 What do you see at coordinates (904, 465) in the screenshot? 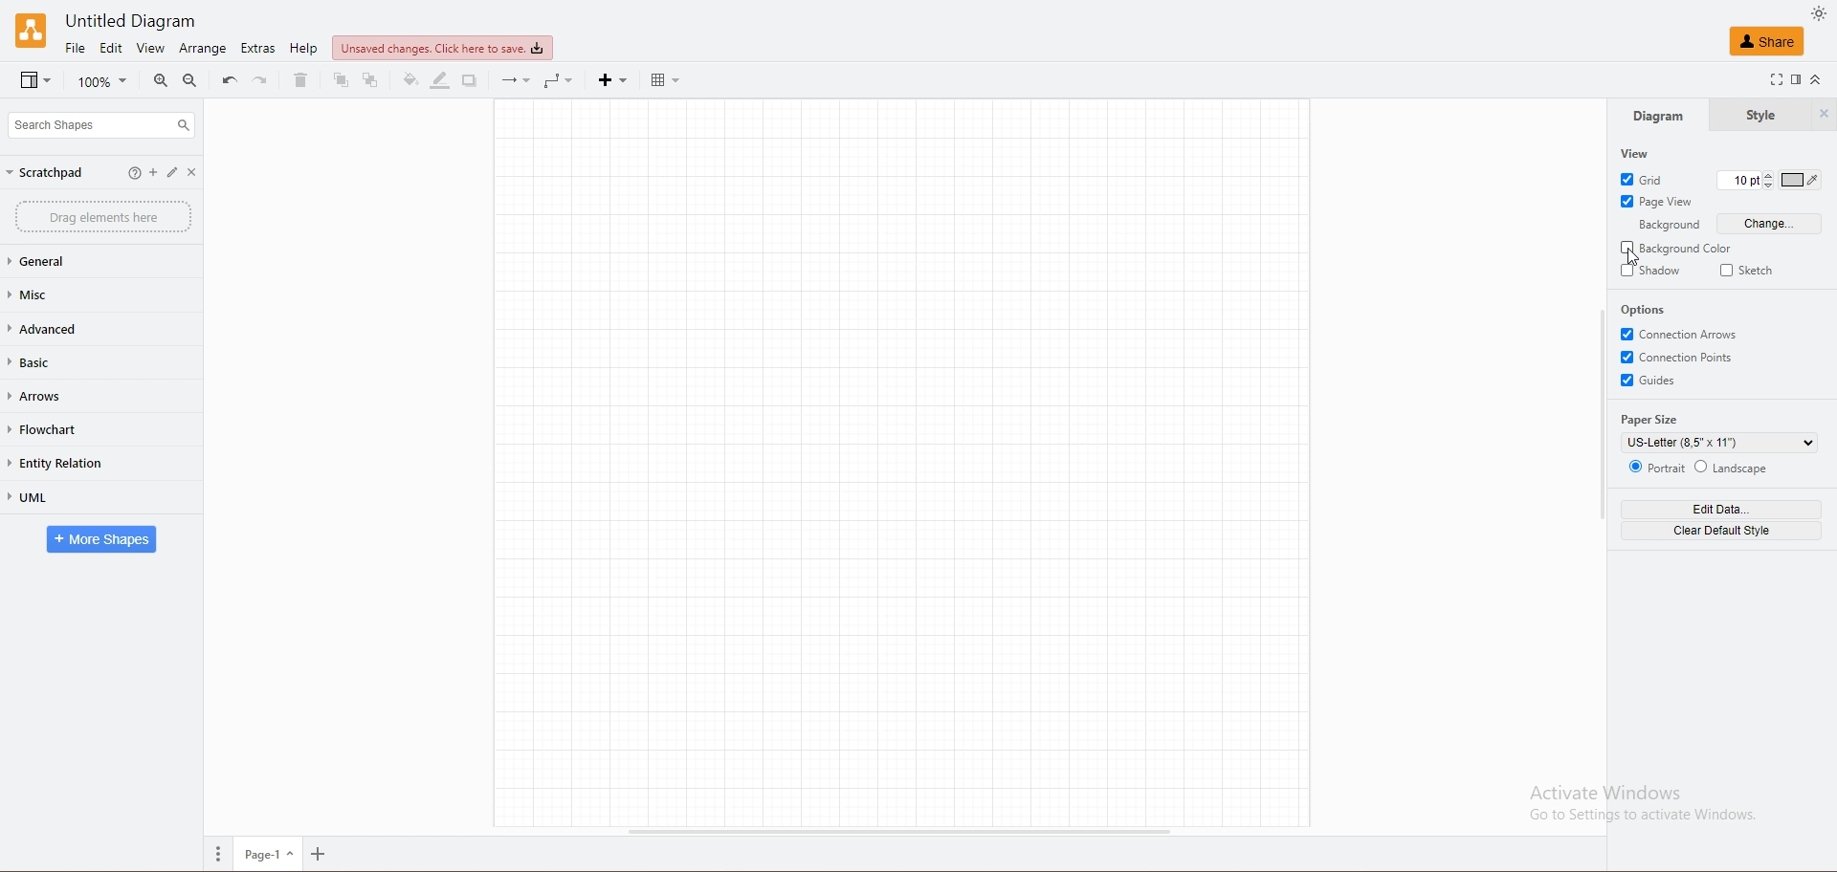
I see `draw area` at bounding box center [904, 465].